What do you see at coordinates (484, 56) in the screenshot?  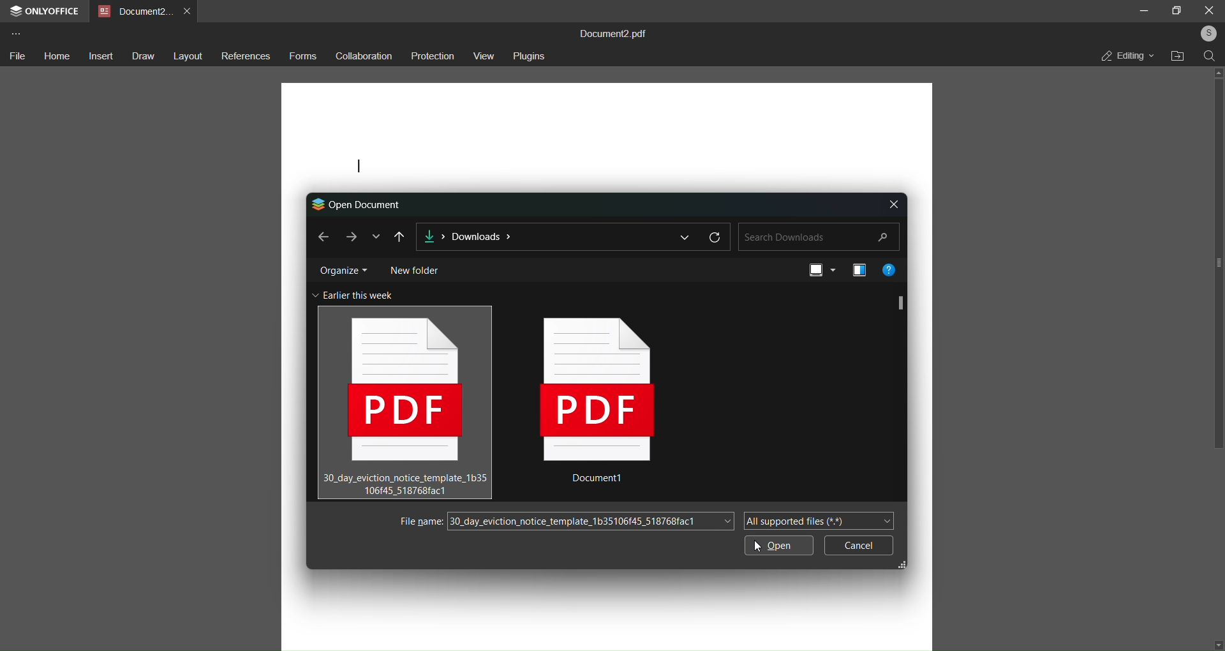 I see `view` at bounding box center [484, 56].